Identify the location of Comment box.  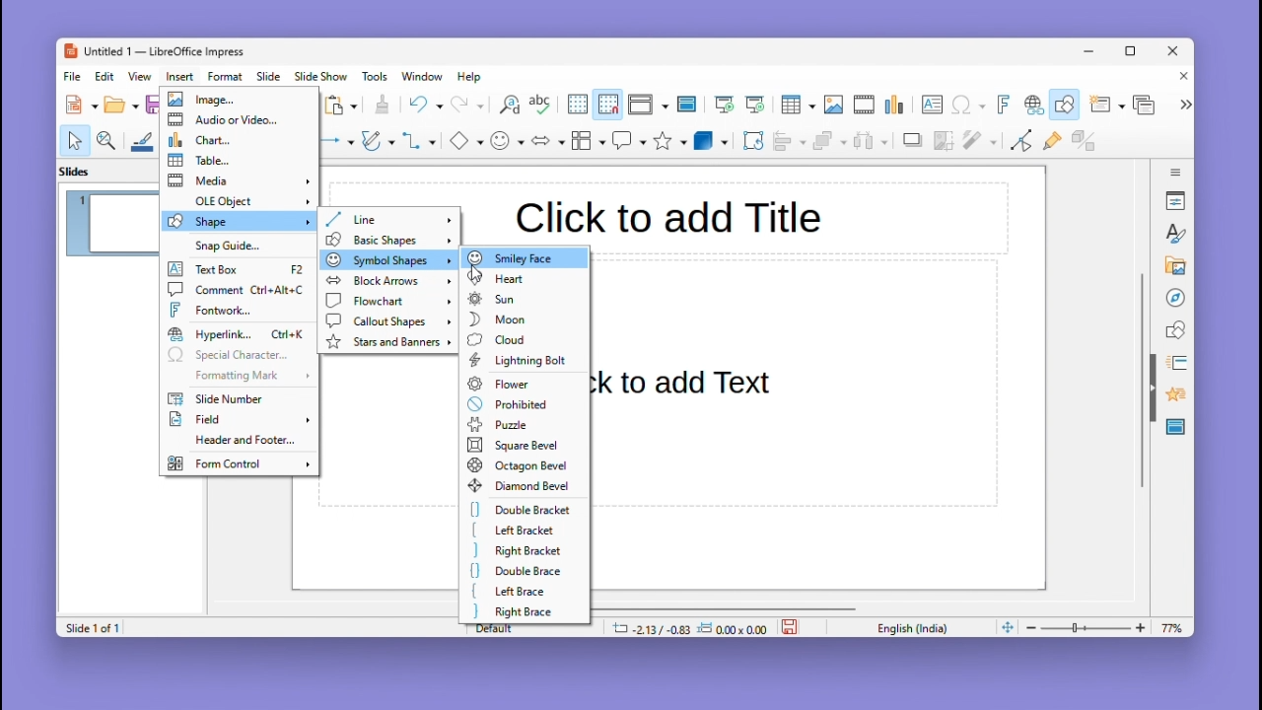
(629, 140).